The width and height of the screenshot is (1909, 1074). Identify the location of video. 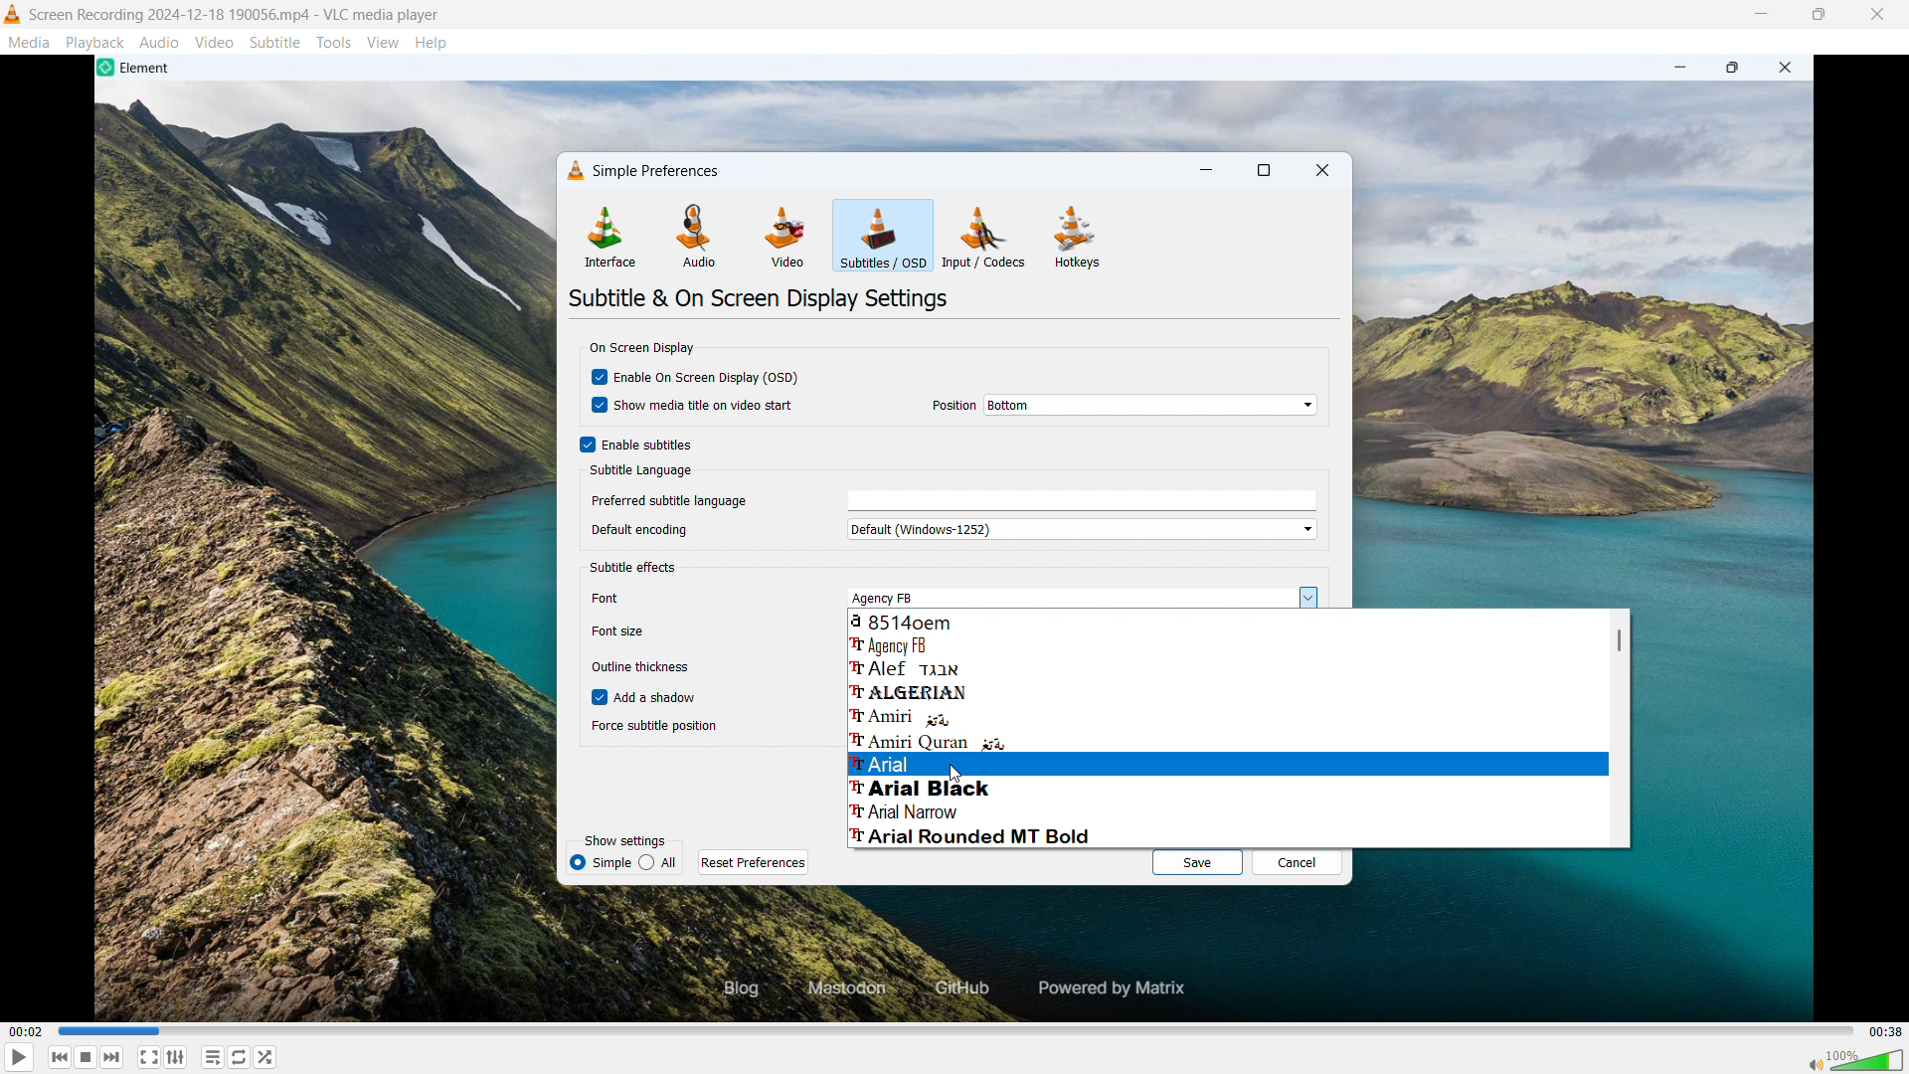
(214, 42).